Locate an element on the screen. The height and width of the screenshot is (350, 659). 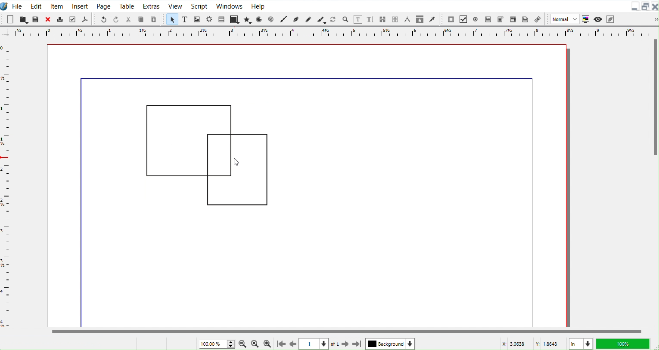
Horizontal Scale bar is located at coordinates (6, 184).